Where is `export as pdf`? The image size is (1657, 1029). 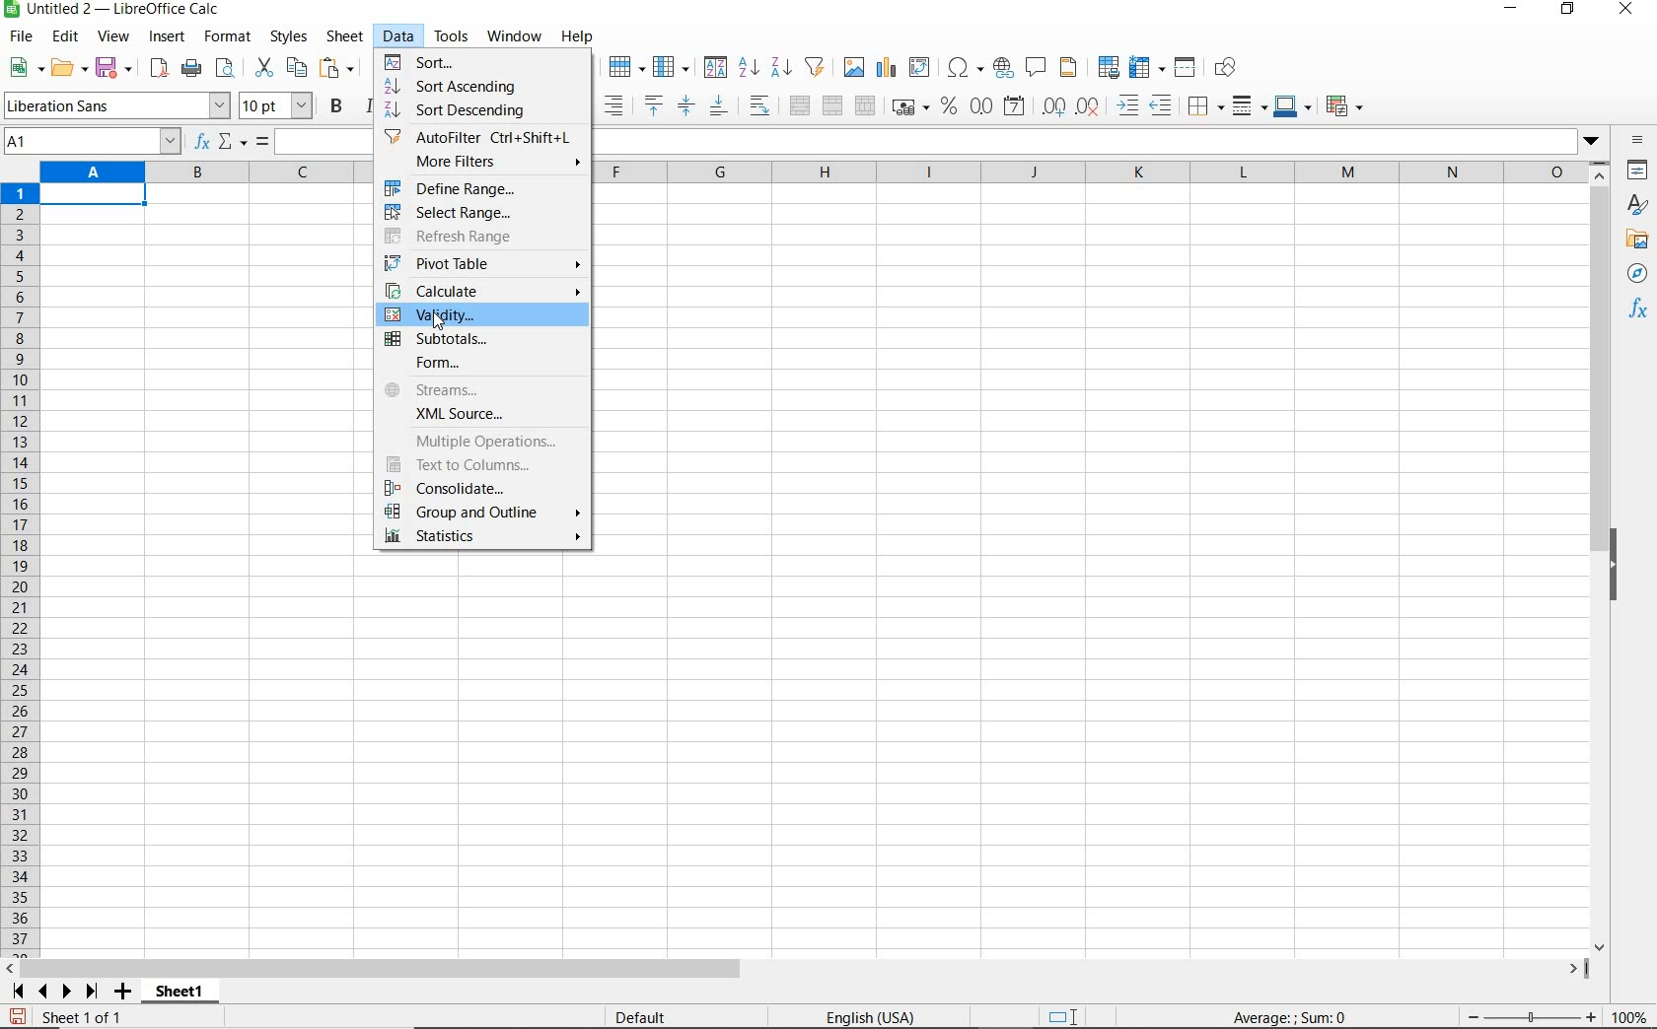
export as pdf is located at coordinates (158, 68).